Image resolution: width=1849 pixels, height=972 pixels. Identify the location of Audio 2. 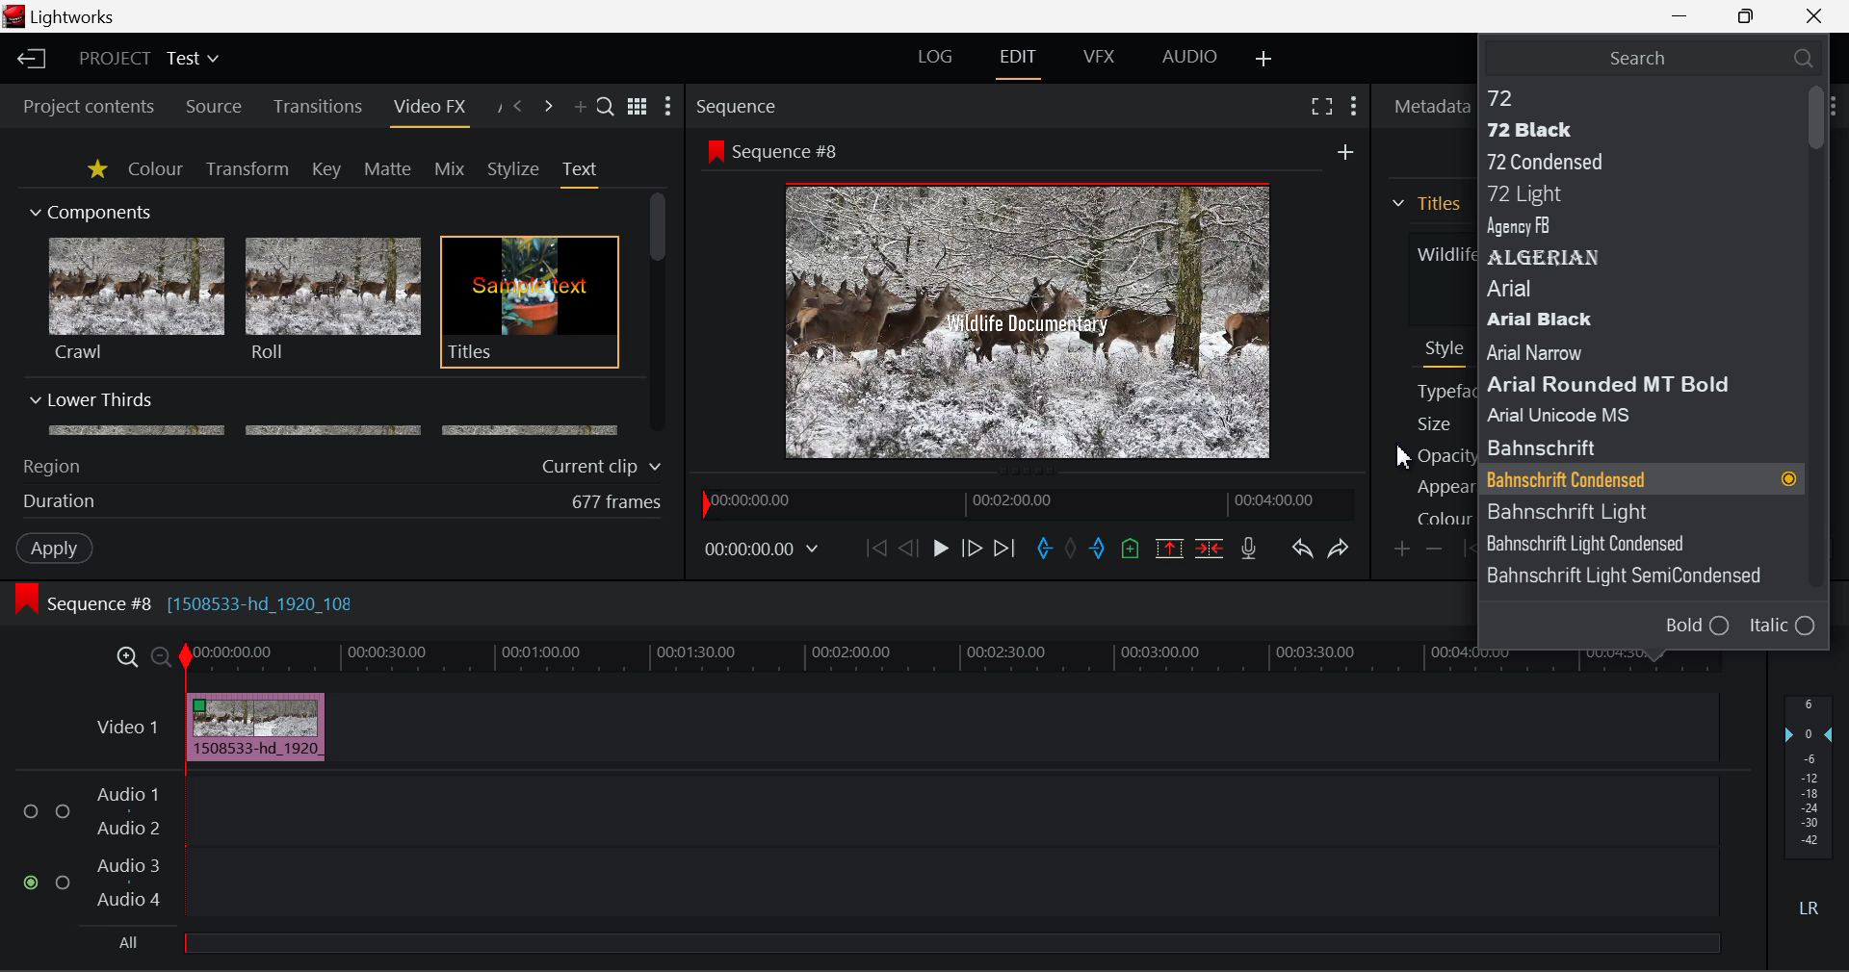
(129, 829).